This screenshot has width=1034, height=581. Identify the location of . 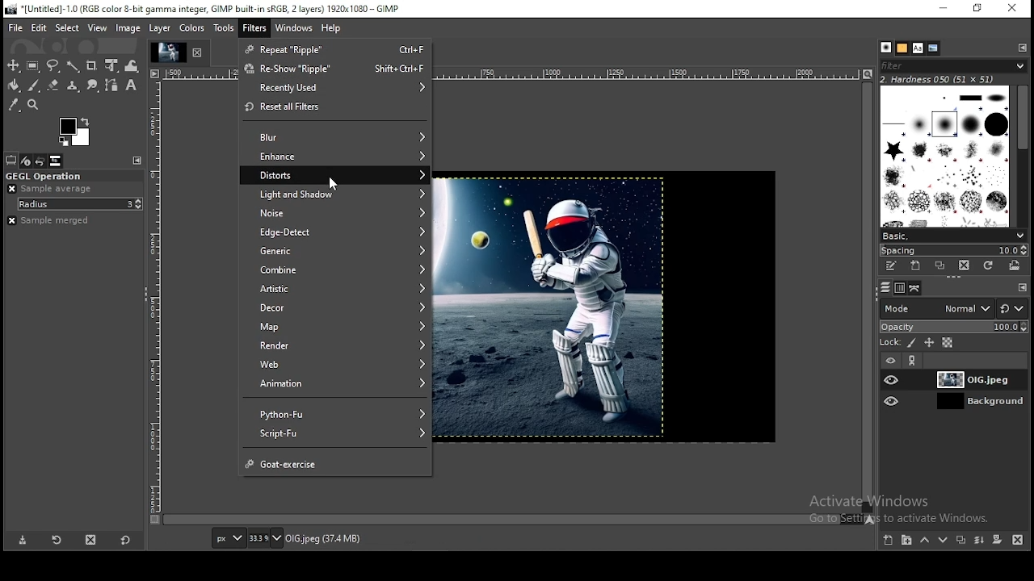
(74, 66).